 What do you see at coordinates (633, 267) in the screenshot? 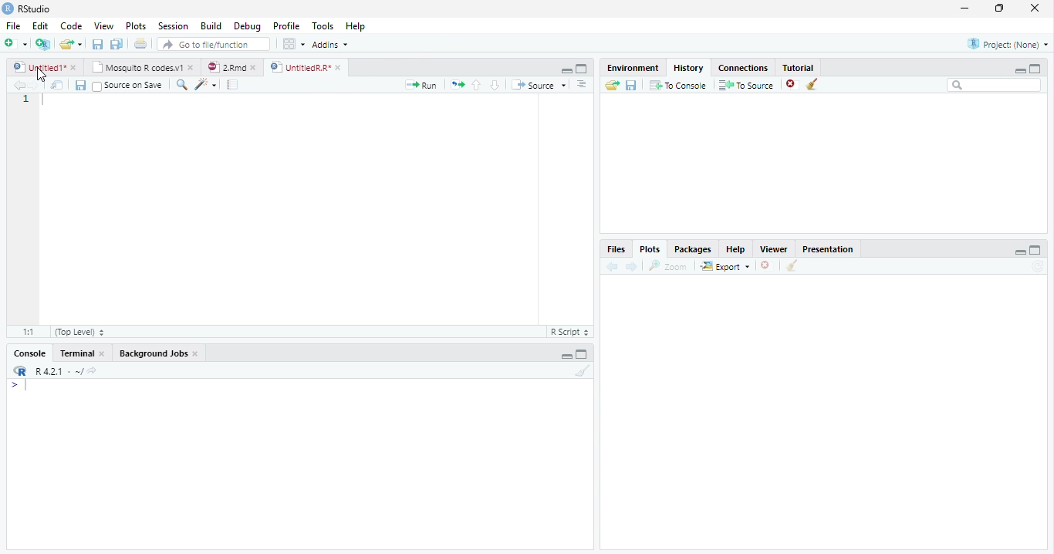
I see `Next` at bounding box center [633, 267].